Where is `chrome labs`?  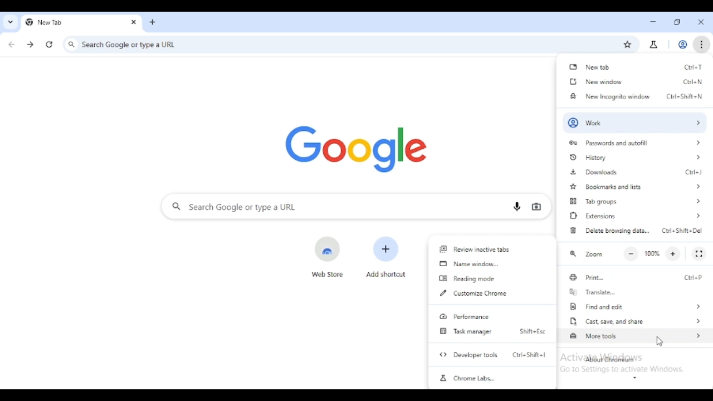 chrome labs is located at coordinates (467, 378).